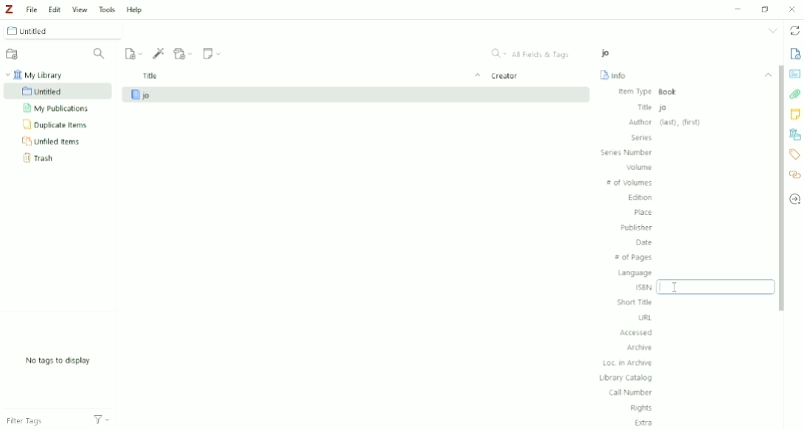 The height and width of the screenshot is (430, 804). Describe the element at coordinates (634, 257) in the screenshot. I see `# of Pages` at that location.